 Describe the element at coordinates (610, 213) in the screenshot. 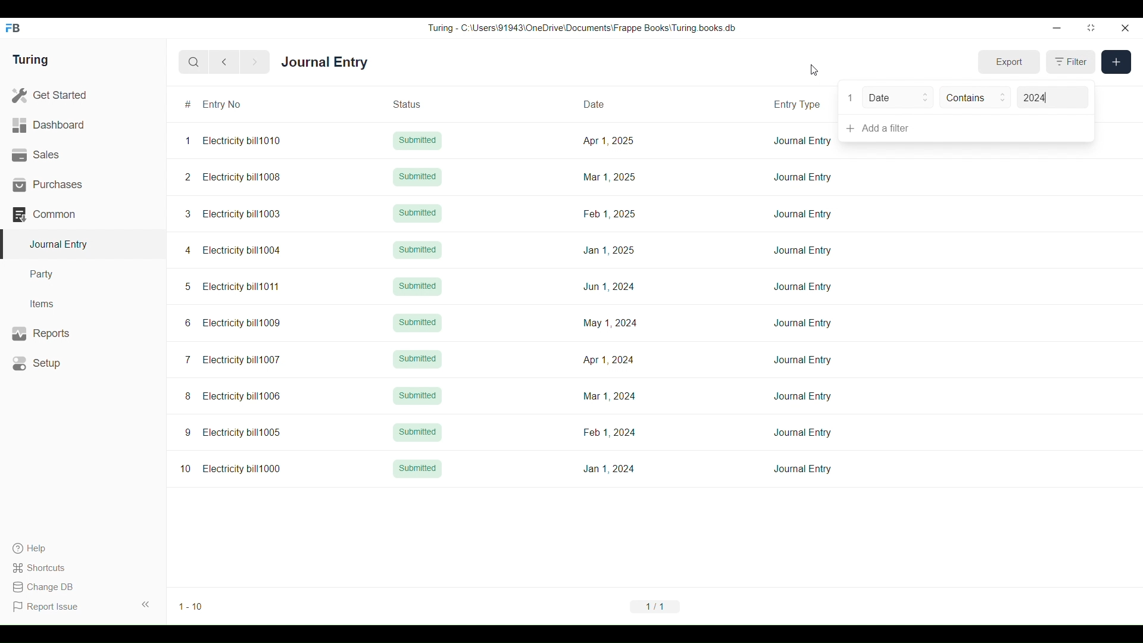

I see `Feb 1, 2025` at that location.